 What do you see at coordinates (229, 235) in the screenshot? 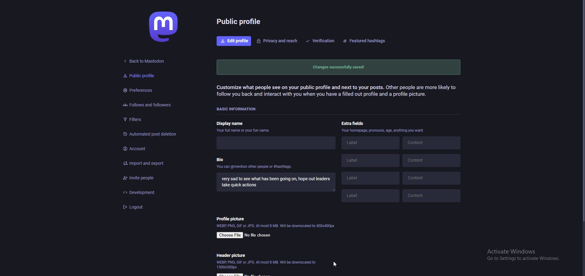
I see `Choose file` at bounding box center [229, 235].